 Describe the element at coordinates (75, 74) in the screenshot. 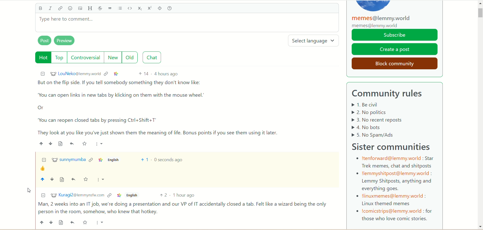

I see `username` at that location.